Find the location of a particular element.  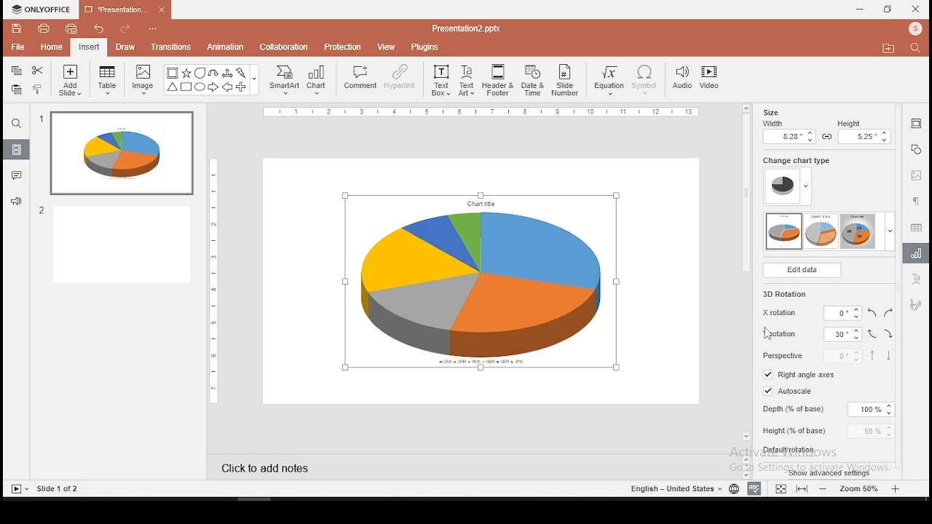

y rotation is located at coordinates (810, 336).